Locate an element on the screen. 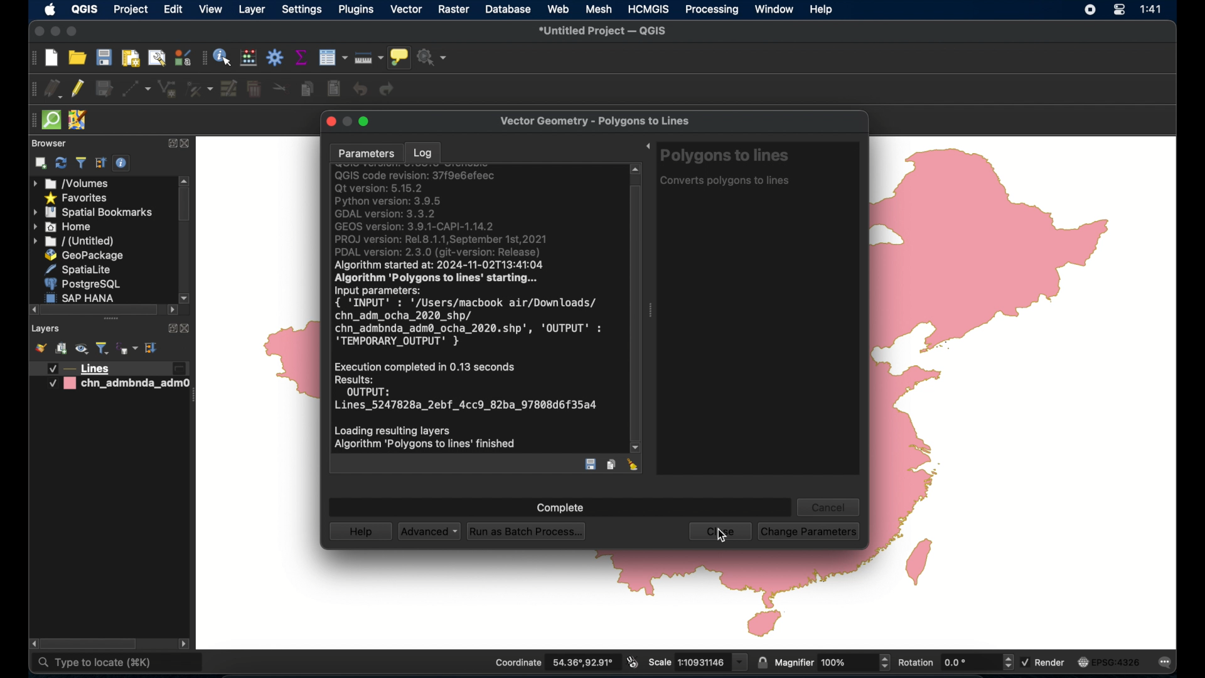 This screenshot has width=1205, height=678. QGIS is located at coordinates (83, 9).